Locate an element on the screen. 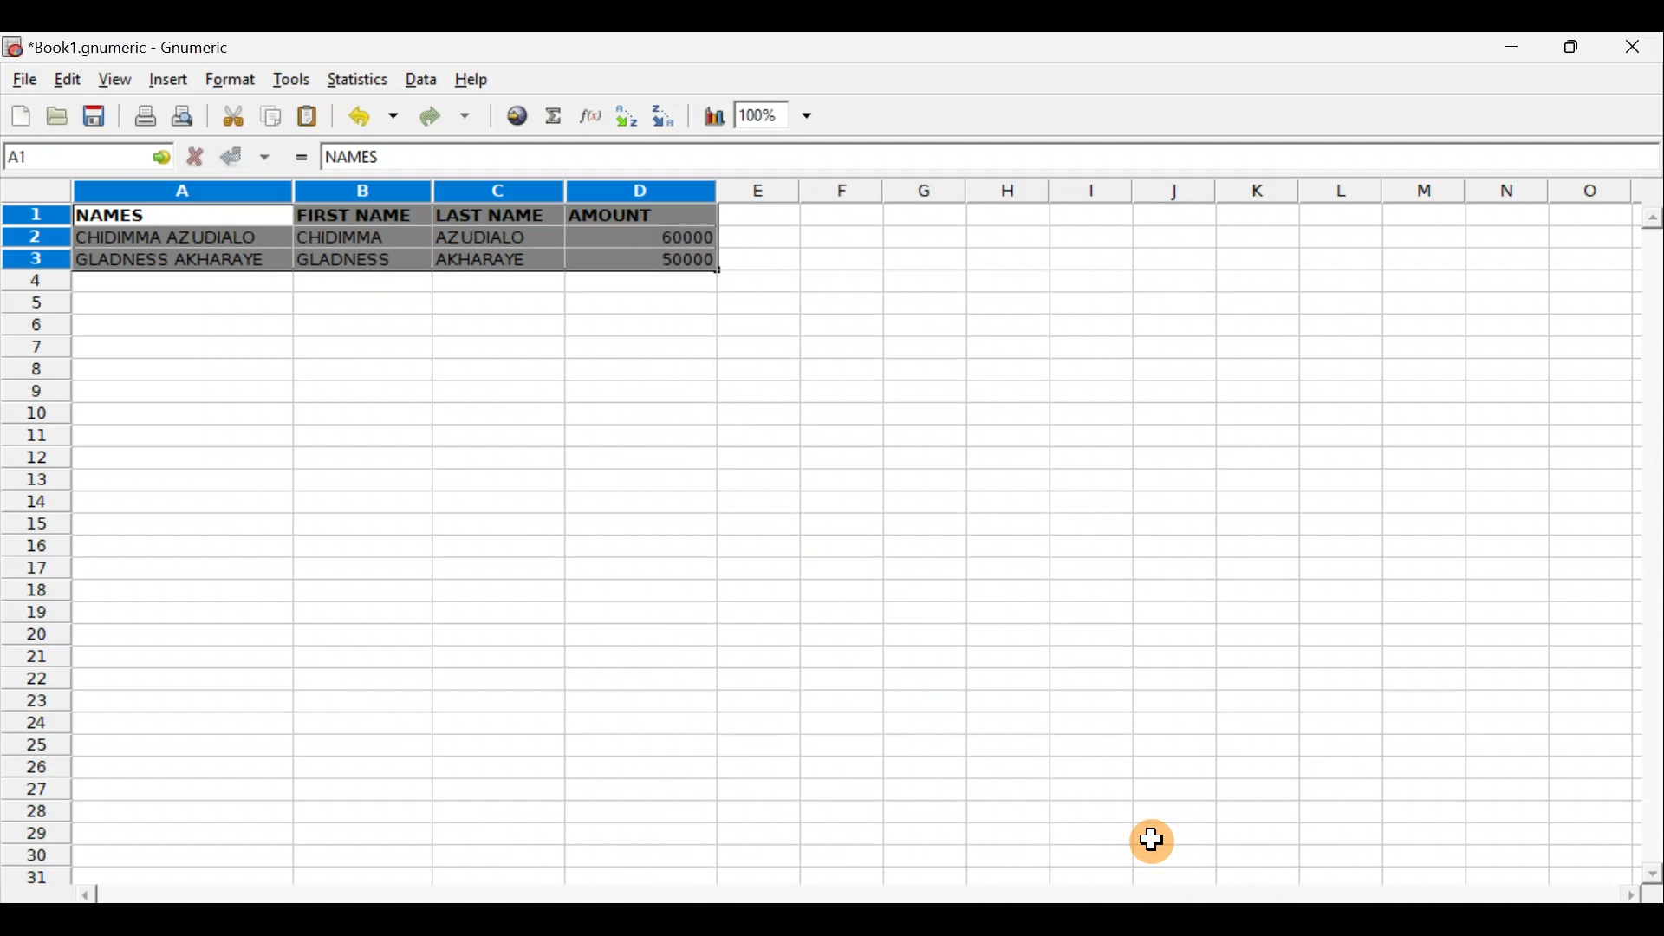 Image resolution: width=1664 pixels, height=936 pixels. Data is located at coordinates (418, 76).